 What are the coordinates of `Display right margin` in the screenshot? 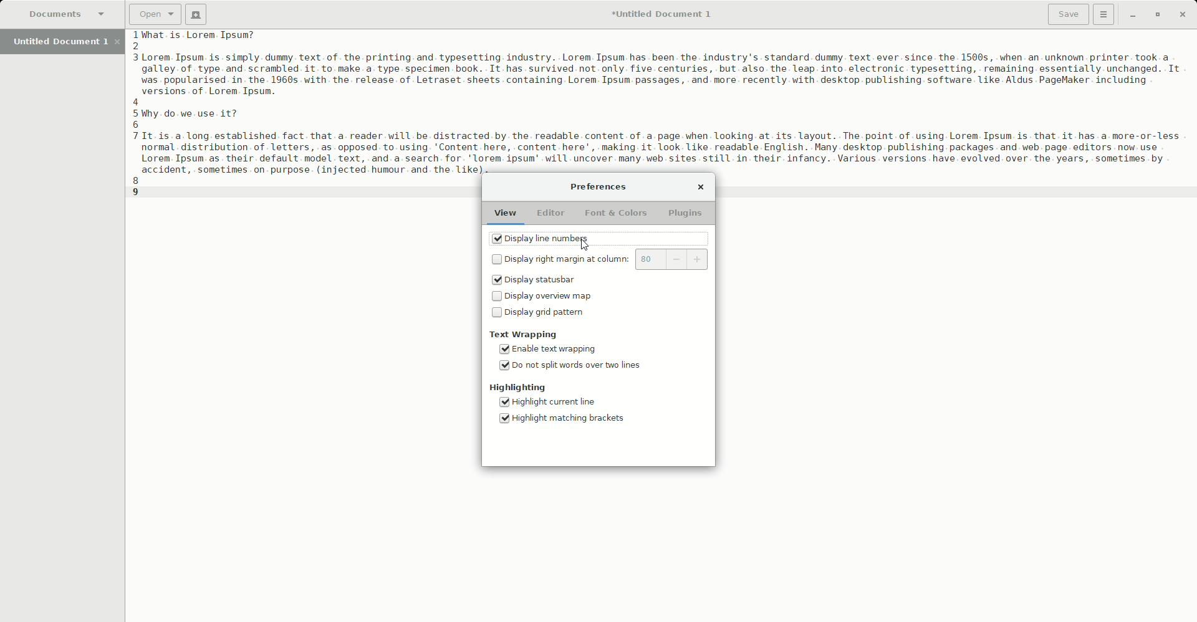 It's located at (559, 260).